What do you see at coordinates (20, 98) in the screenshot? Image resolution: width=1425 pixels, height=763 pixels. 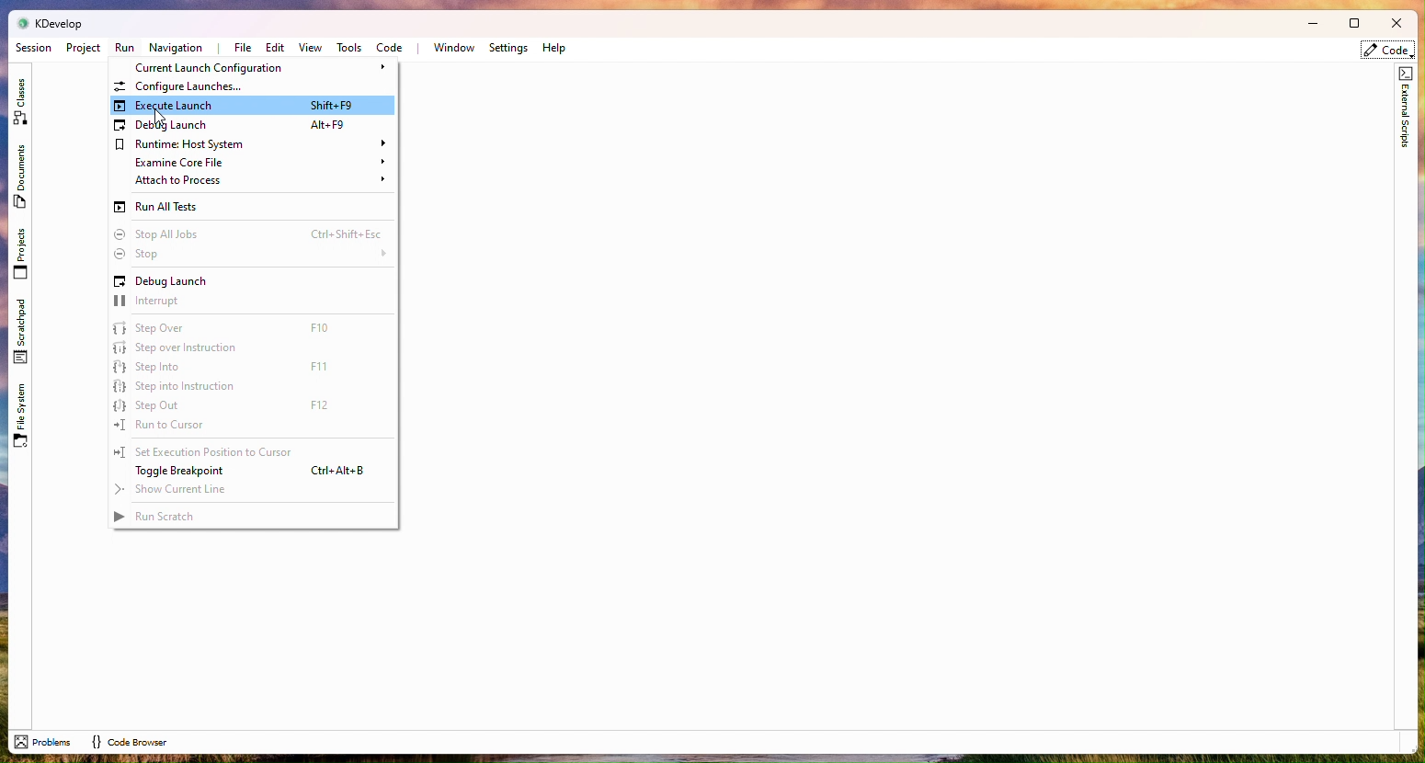 I see `Class` at bounding box center [20, 98].